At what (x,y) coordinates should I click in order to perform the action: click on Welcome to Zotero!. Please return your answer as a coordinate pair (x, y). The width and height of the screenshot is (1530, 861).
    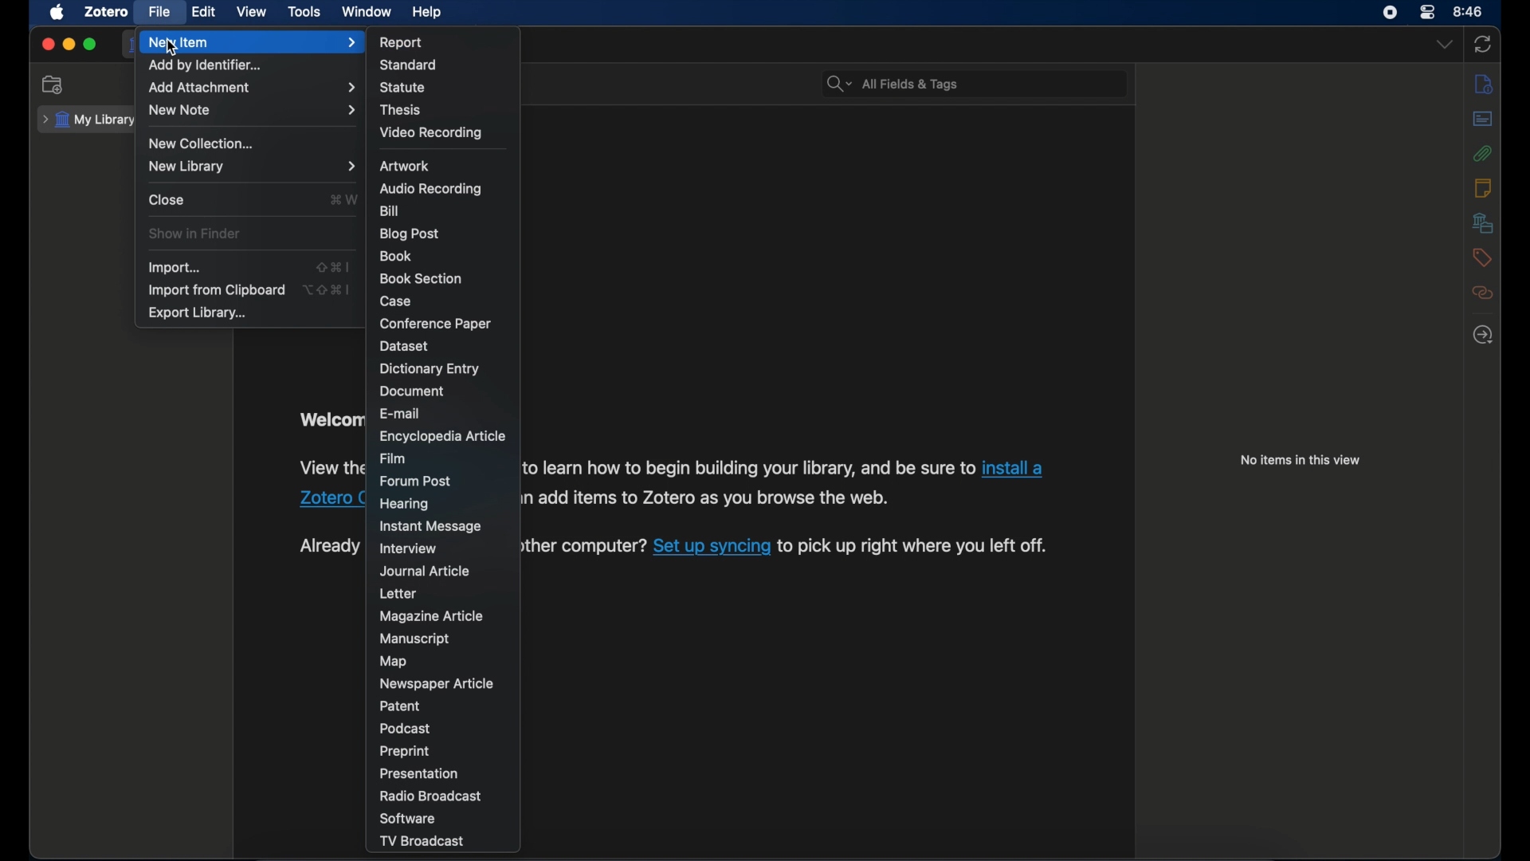
    Looking at the image, I should click on (327, 419).